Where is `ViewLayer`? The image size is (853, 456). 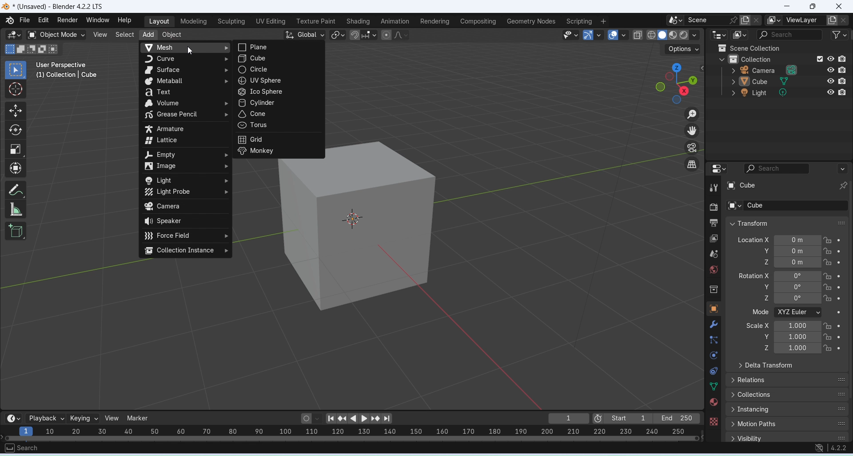
ViewLayer is located at coordinates (803, 20).